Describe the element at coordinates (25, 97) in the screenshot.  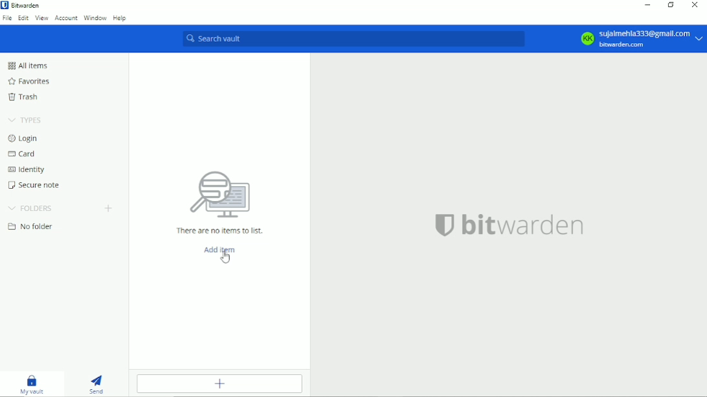
I see `Trash` at that location.